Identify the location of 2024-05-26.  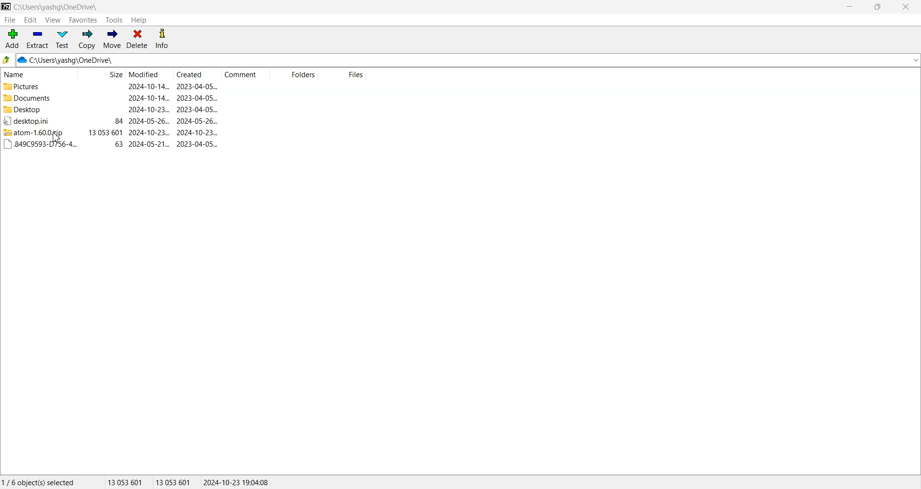
(149, 121).